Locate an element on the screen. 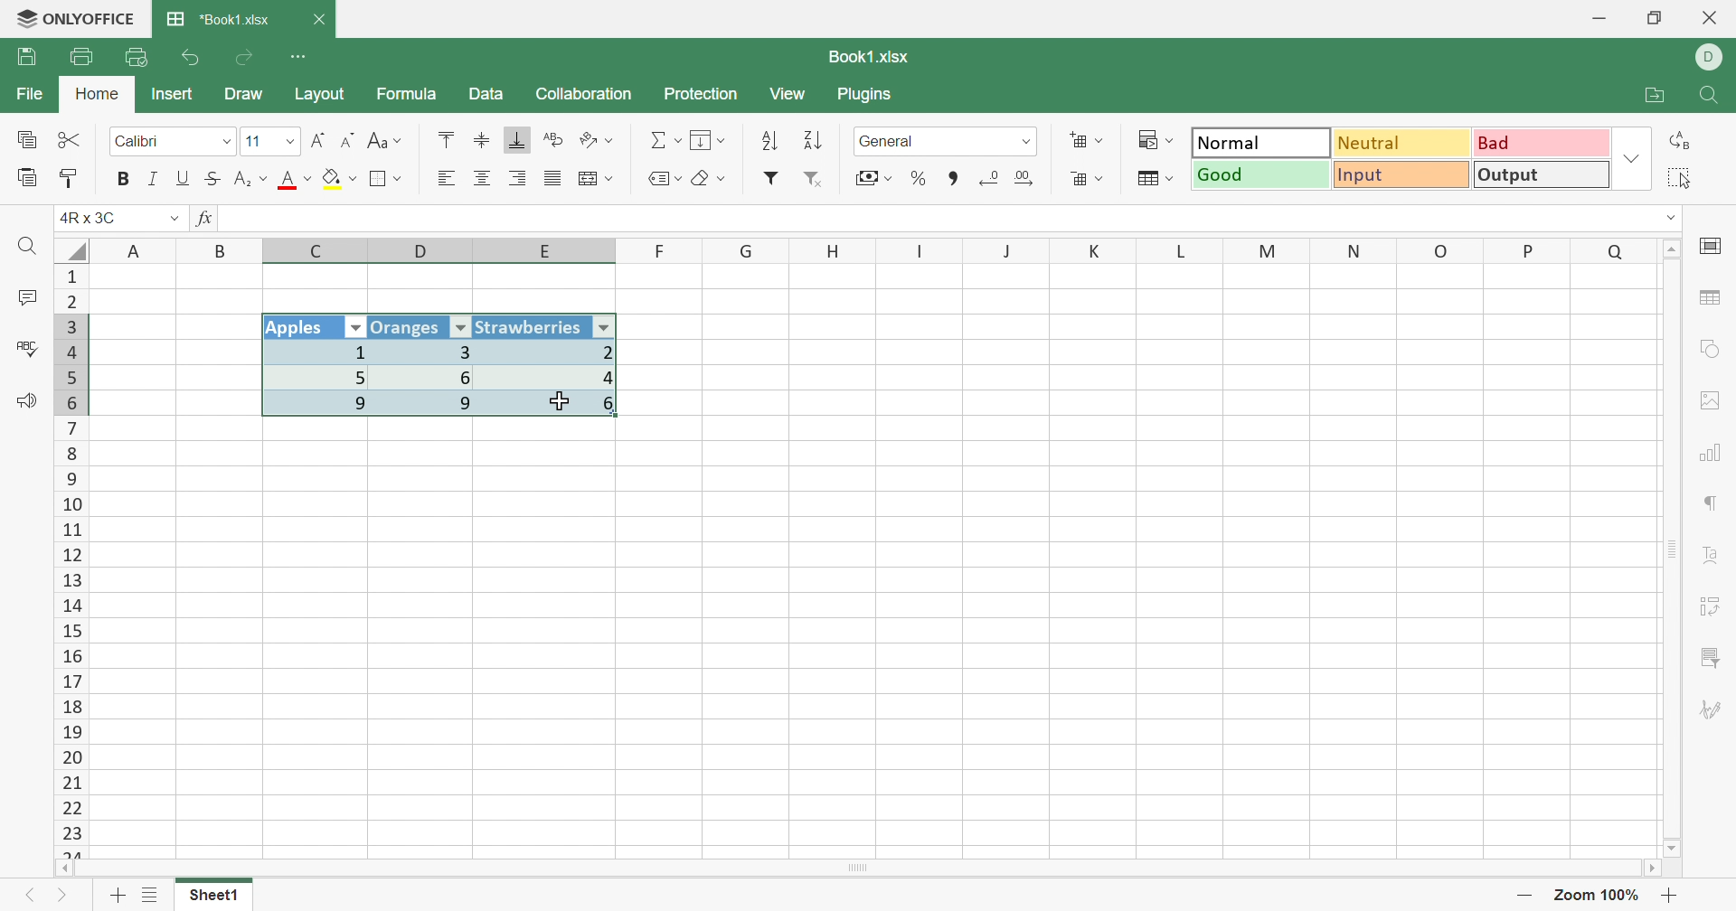 Image resolution: width=1736 pixels, height=911 pixels. Orientation is located at coordinates (599, 140).